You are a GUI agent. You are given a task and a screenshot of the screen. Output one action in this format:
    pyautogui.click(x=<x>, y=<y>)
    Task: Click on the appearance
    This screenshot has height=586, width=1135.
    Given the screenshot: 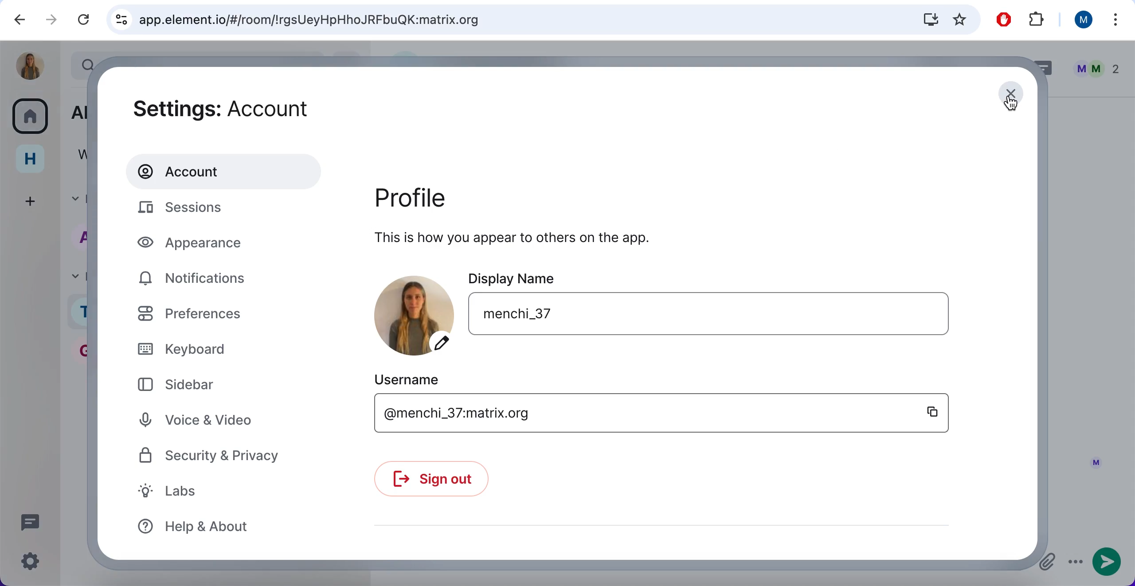 What is the action you would take?
    pyautogui.click(x=210, y=245)
    